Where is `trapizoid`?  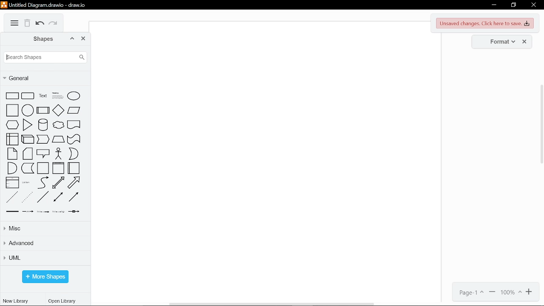
trapizoid is located at coordinates (58, 140).